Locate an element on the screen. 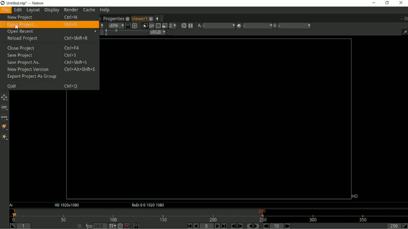  menu is located at coordinates (257, 26).